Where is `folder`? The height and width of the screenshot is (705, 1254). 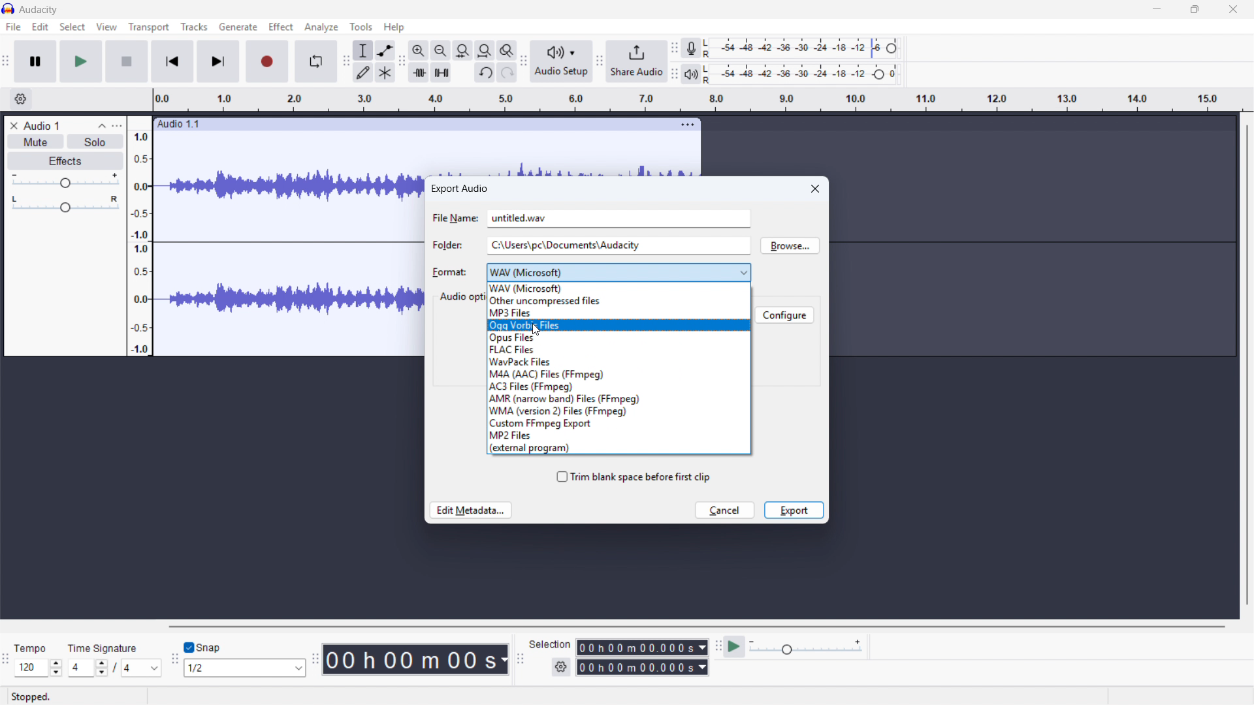
folder is located at coordinates (447, 247).